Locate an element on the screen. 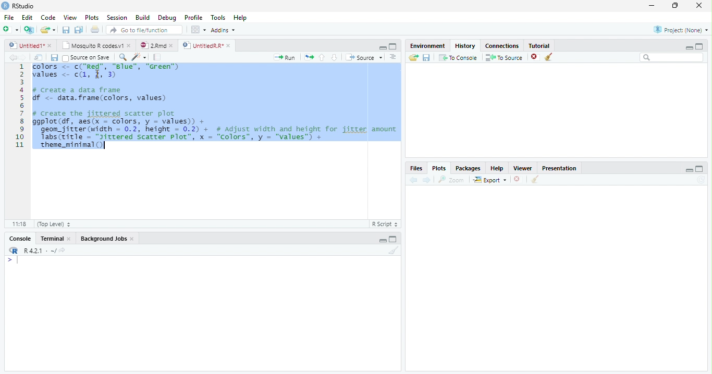  close is located at coordinates (132, 239).